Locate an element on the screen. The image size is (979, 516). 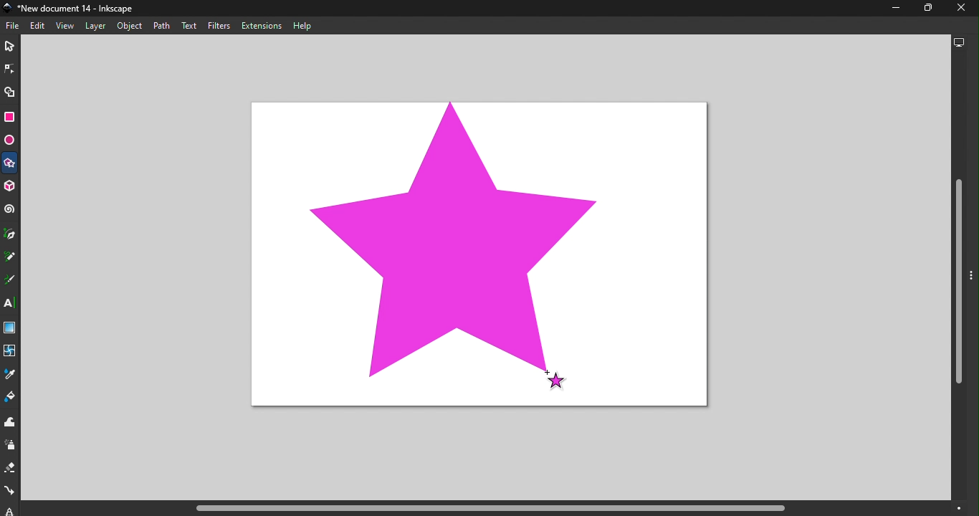
Maximize is located at coordinates (924, 9).